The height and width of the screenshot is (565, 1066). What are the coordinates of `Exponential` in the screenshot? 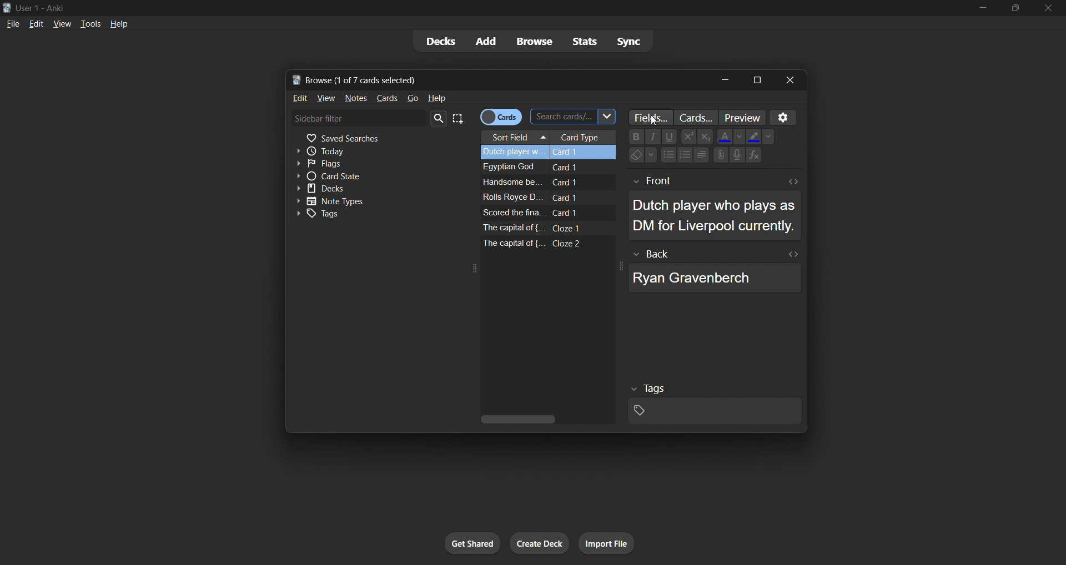 It's located at (705, 135).